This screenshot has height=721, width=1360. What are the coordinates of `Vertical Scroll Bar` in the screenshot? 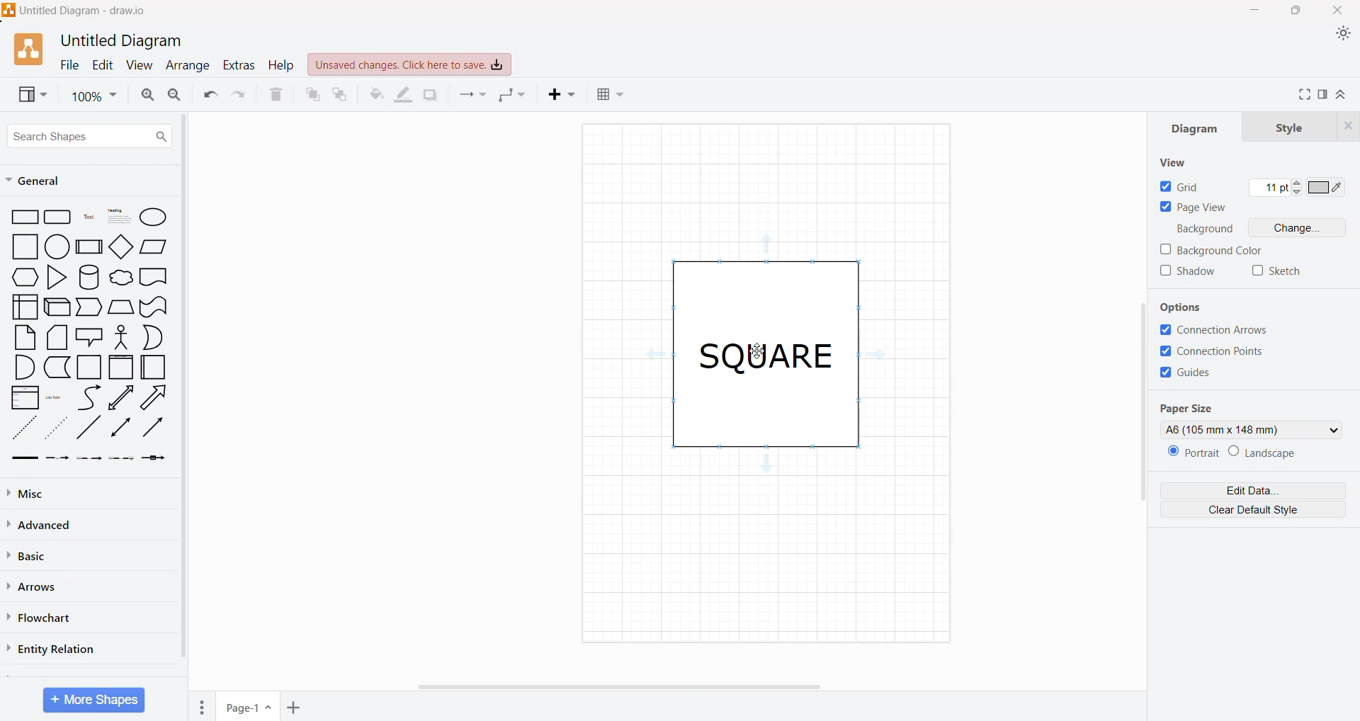 It's located at (1138, 426).